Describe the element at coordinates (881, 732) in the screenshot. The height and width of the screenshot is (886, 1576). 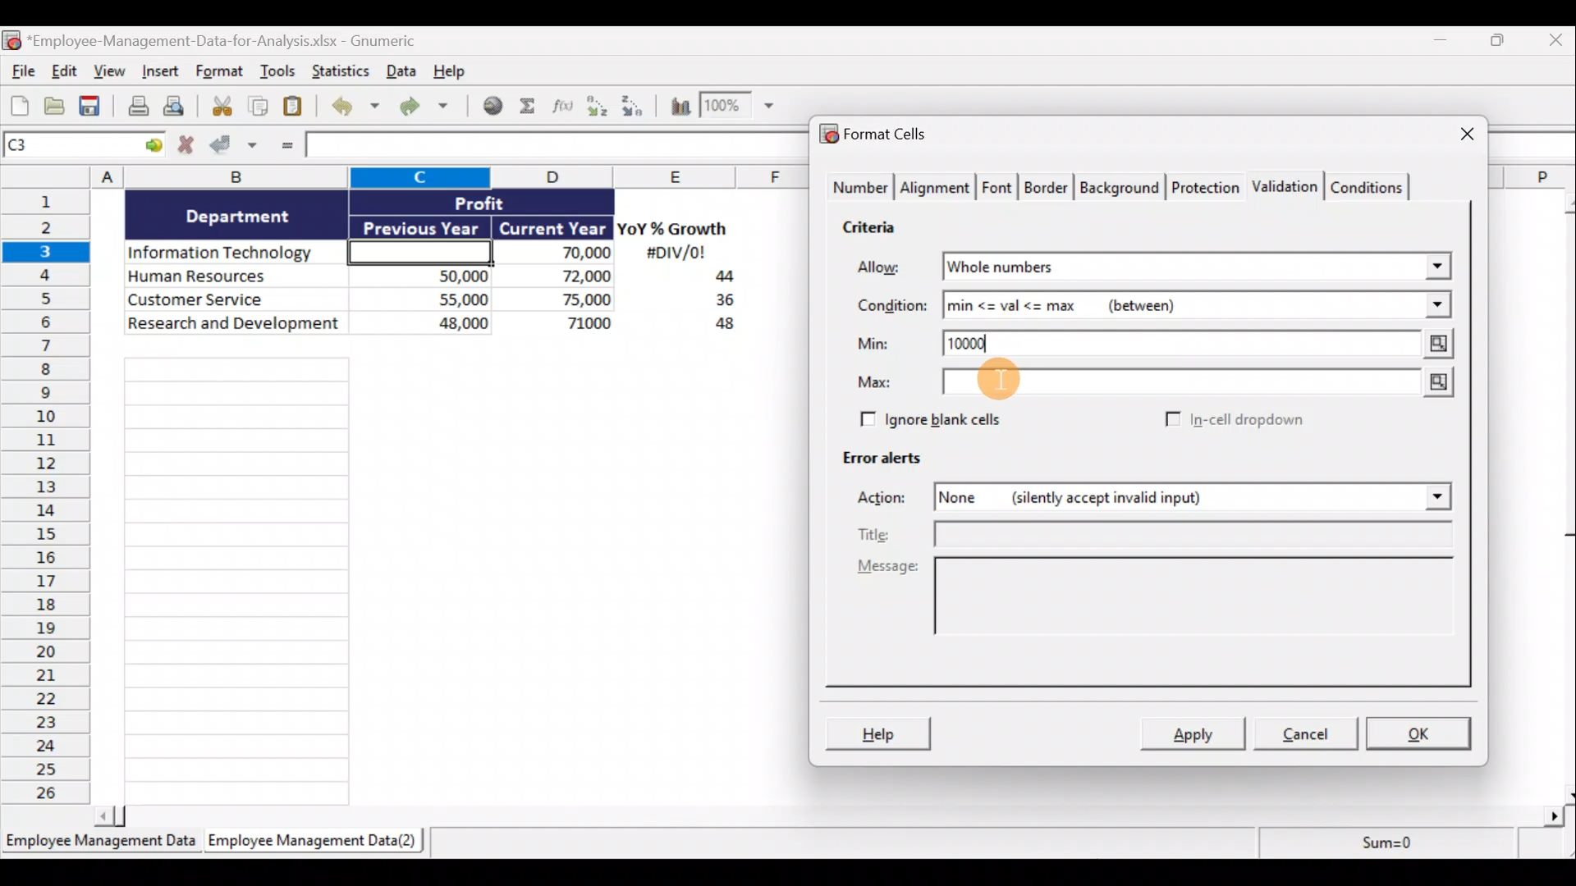
I see `Help` at that location.